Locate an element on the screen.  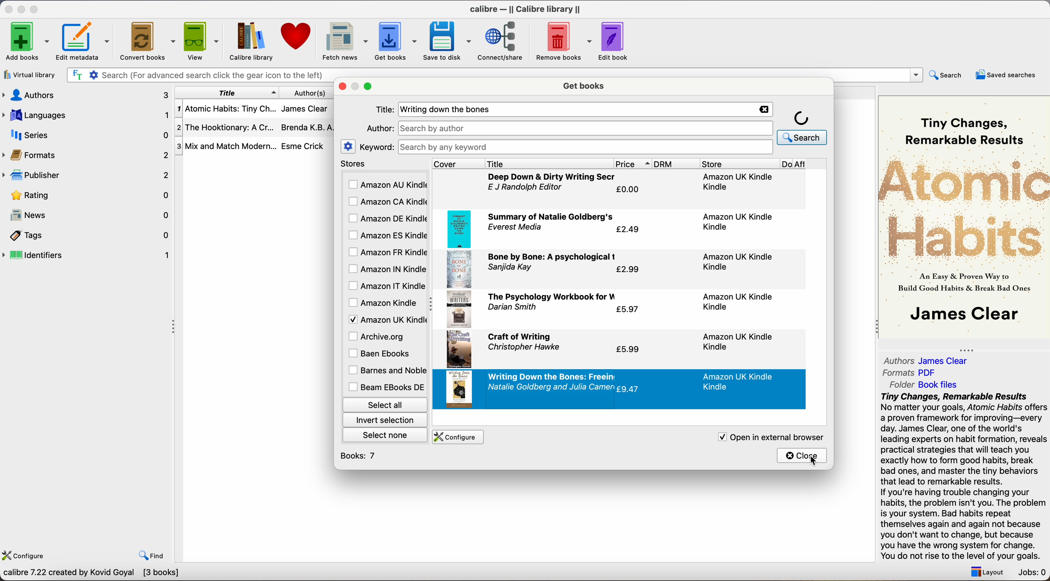
search is located at coordinates (947, 75).